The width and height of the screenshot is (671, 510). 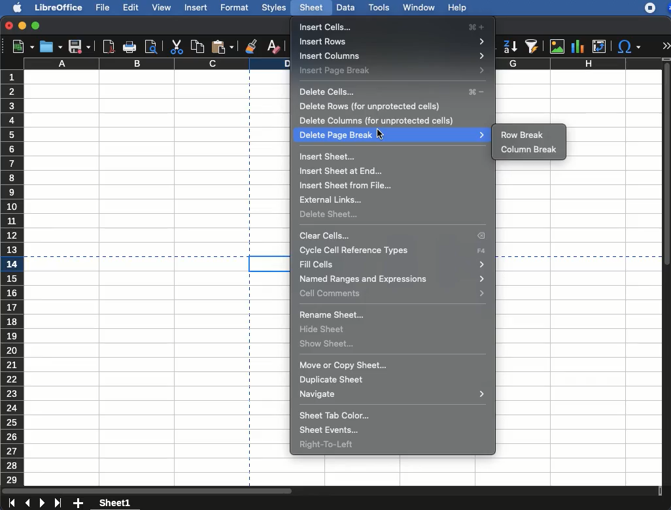 What do you see at coordinates (252, 46) in the screenshot?
I see `clone formatting` at bounding box center [252, 46].